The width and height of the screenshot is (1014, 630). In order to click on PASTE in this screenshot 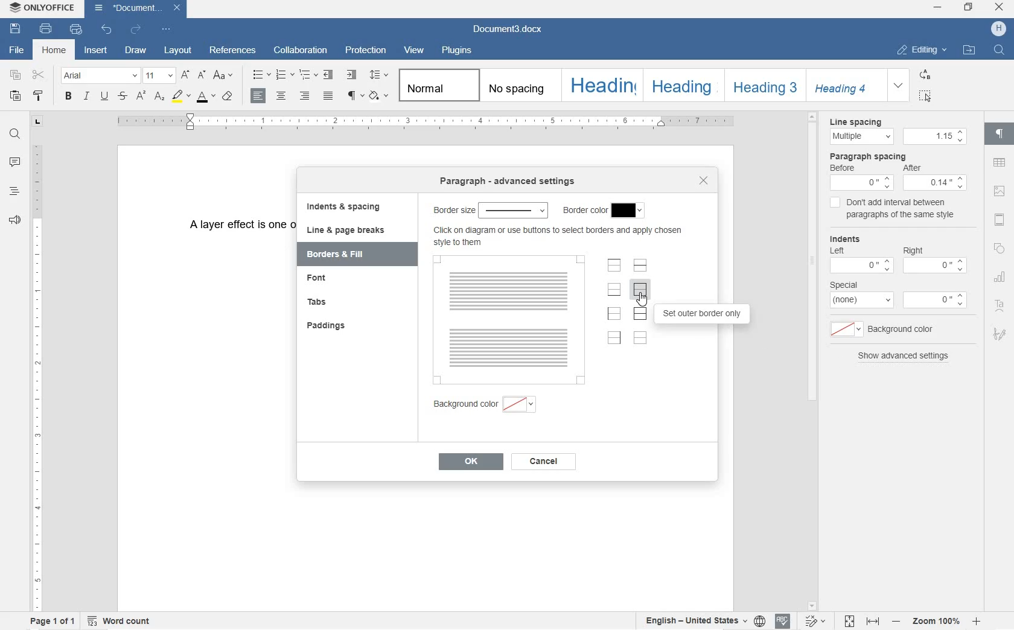, I will do `click(15, 96)`.